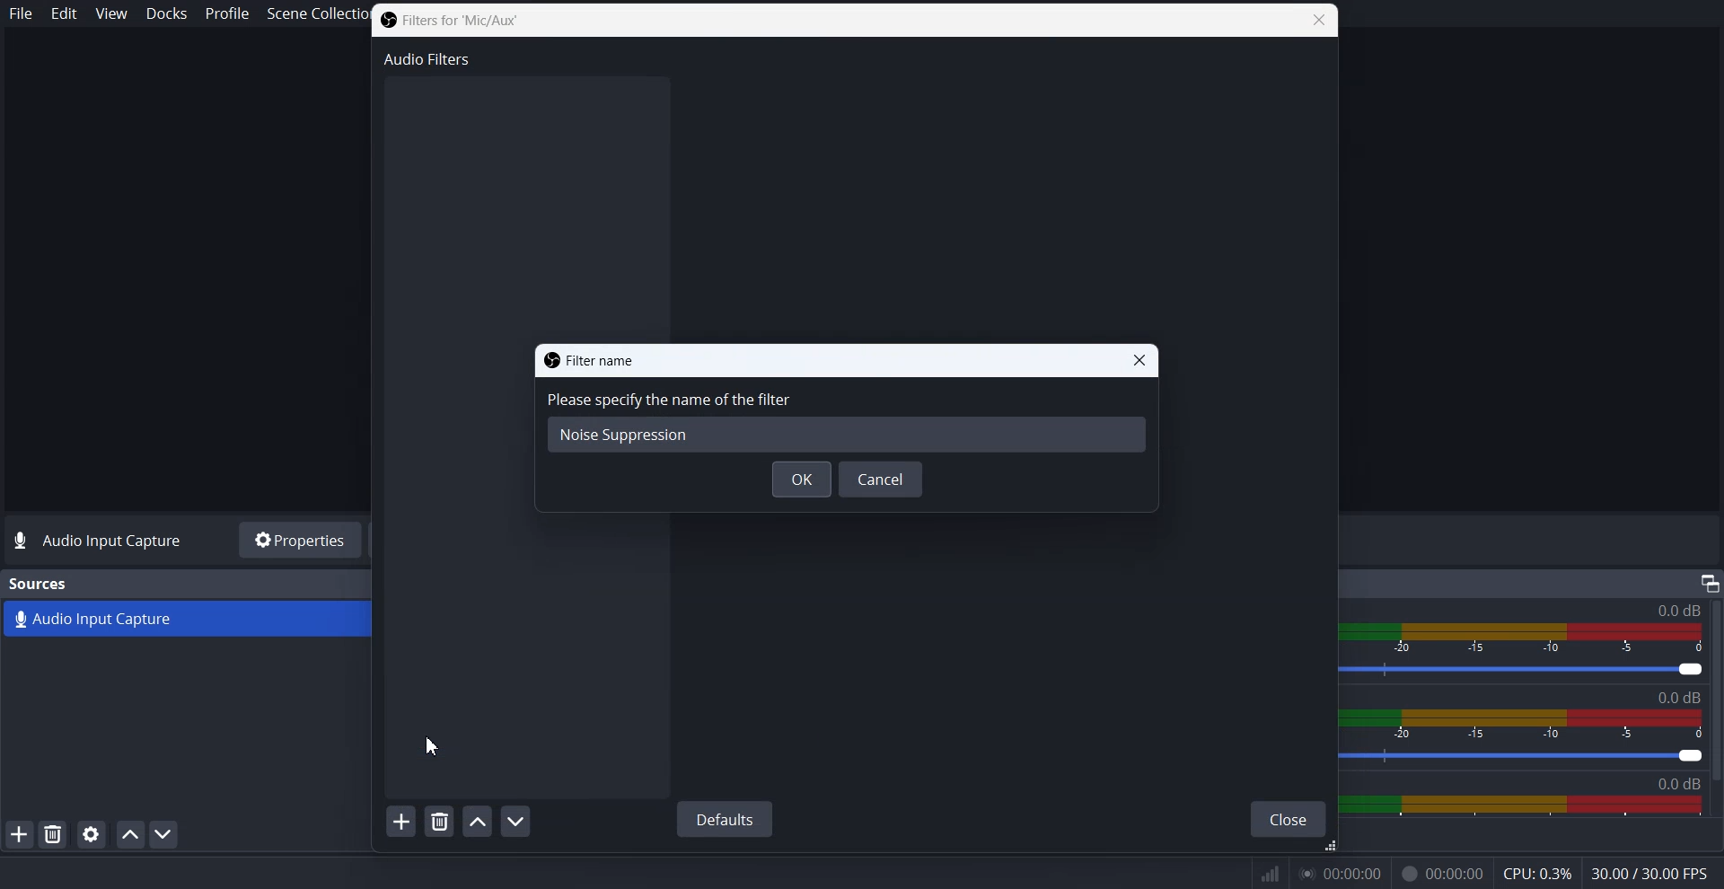 This screenshot has width=1724, height=889. Describe the element at coordinates (1139, 360) in the screenshot. I see `Close` at that location.